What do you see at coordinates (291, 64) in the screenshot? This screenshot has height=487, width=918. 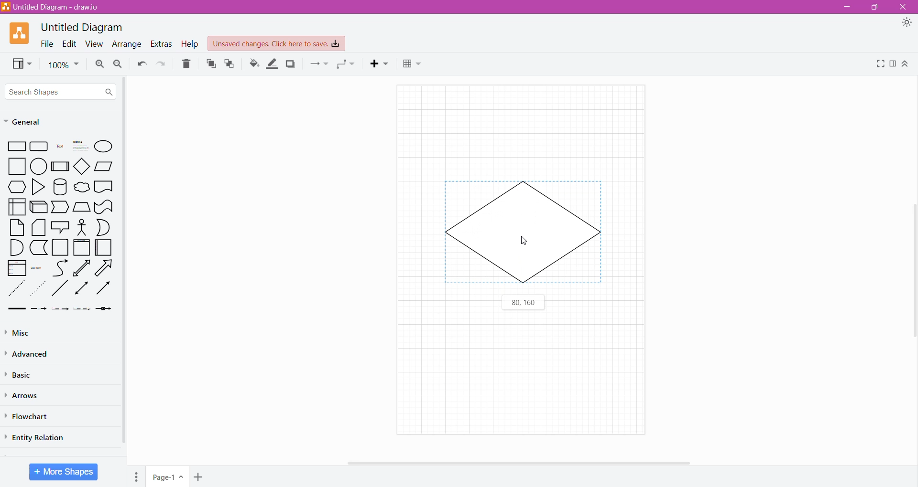 I see `Shadow` at bounding box center [291, 64].